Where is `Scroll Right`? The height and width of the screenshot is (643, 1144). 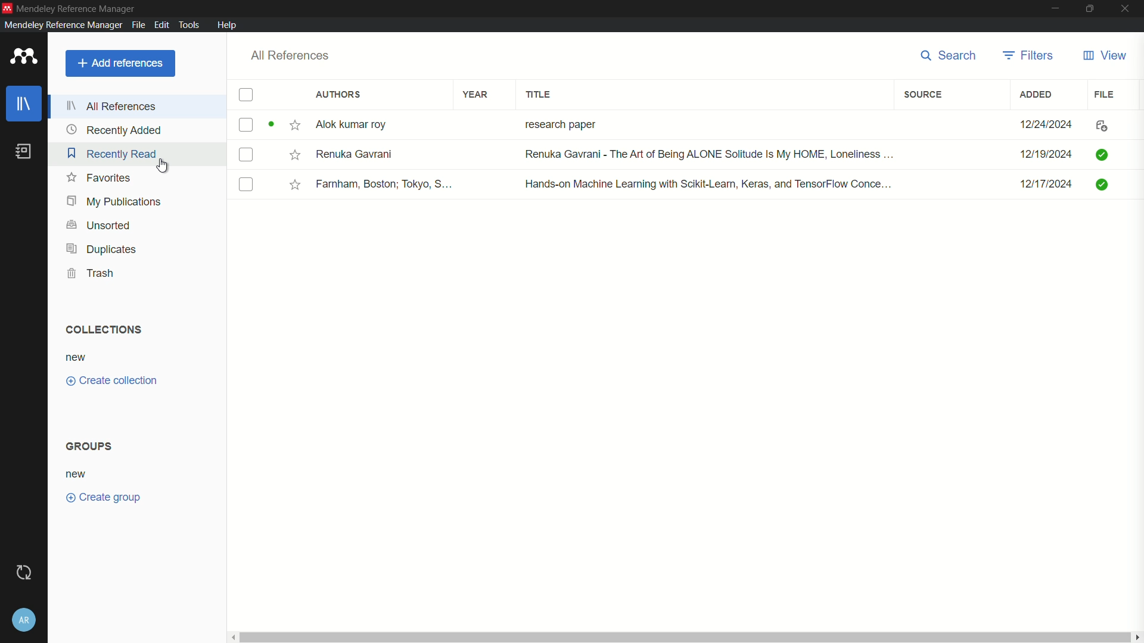 Scroll Right is located at coordinates (1137, 636).